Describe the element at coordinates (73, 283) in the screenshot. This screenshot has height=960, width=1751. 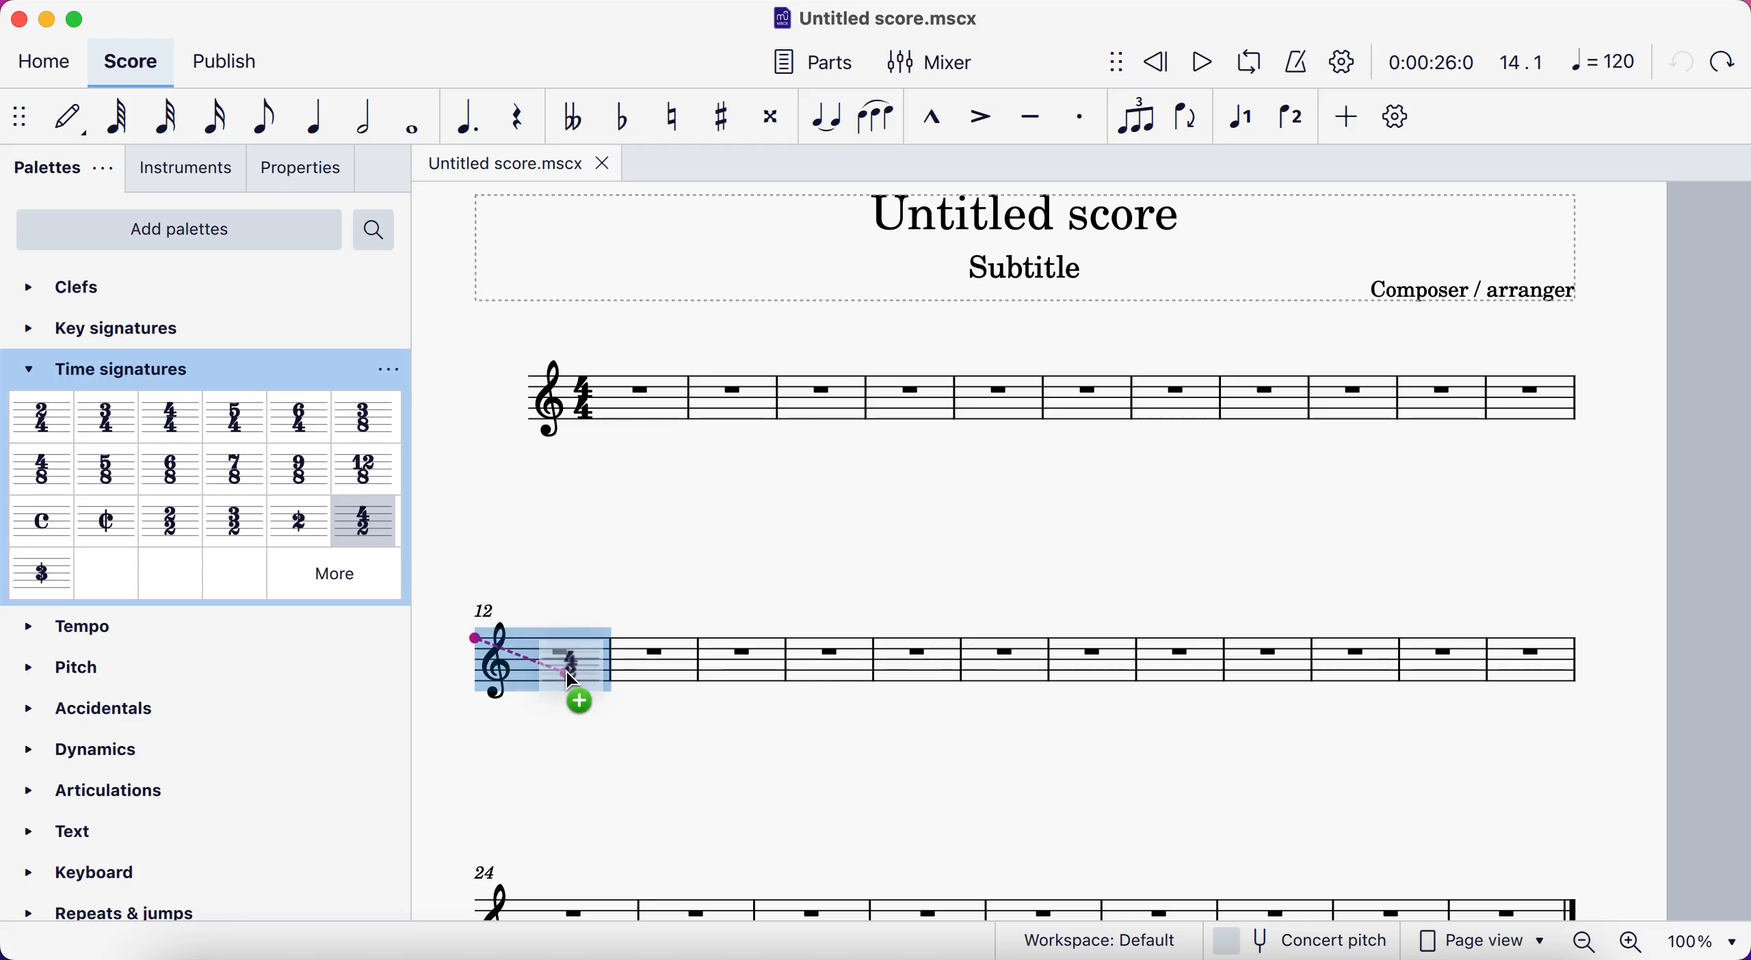
I see `clefs` at that location.